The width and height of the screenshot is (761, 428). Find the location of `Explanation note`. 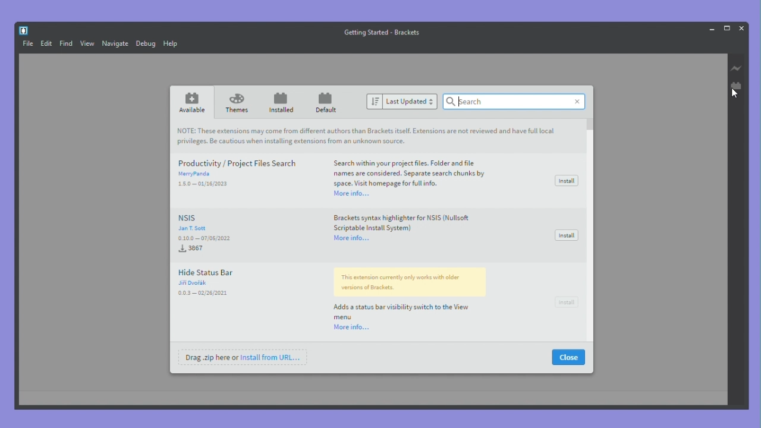

Explanation note is located at coordinates (377, 134).